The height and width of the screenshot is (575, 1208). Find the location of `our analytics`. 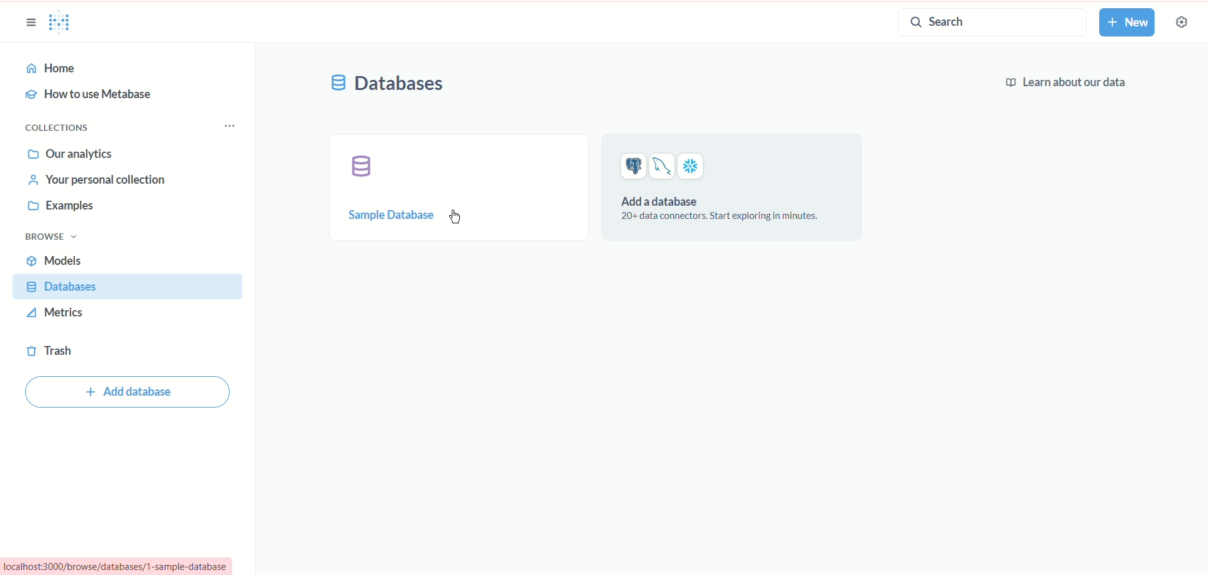

our analytics is located at coordinates (71, 155).